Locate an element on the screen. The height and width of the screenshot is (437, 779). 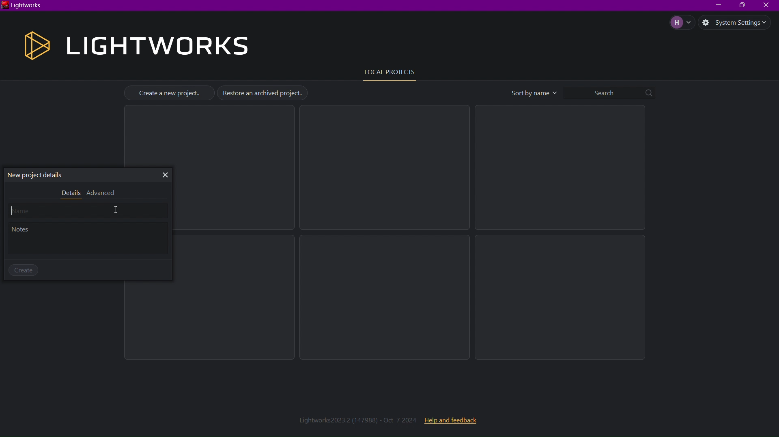
Notes is located at coordinates (89, 240).